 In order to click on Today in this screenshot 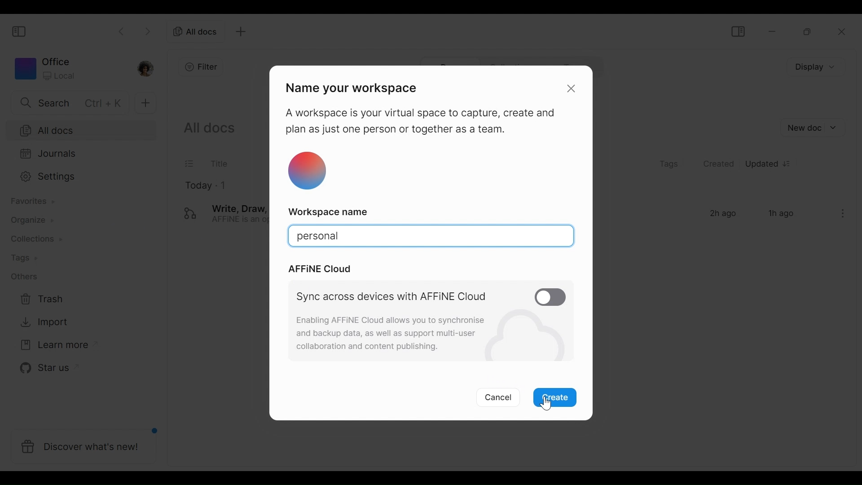, I will do `click(197, 186)`.